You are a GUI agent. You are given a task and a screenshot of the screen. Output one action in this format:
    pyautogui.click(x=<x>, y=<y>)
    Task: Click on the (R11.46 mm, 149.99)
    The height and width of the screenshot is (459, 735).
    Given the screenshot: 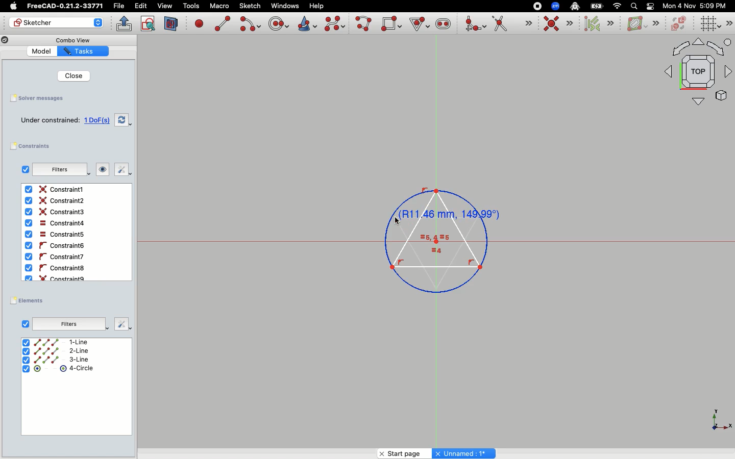 What is the action you would take?
    pyautogui.click(x=439, y=238)
    